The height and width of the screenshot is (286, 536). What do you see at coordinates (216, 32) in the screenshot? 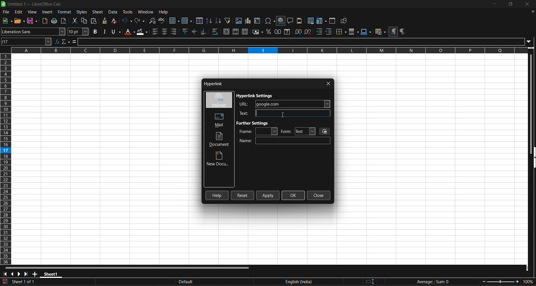
I see `wrap text` at bounding box center [216, 32].